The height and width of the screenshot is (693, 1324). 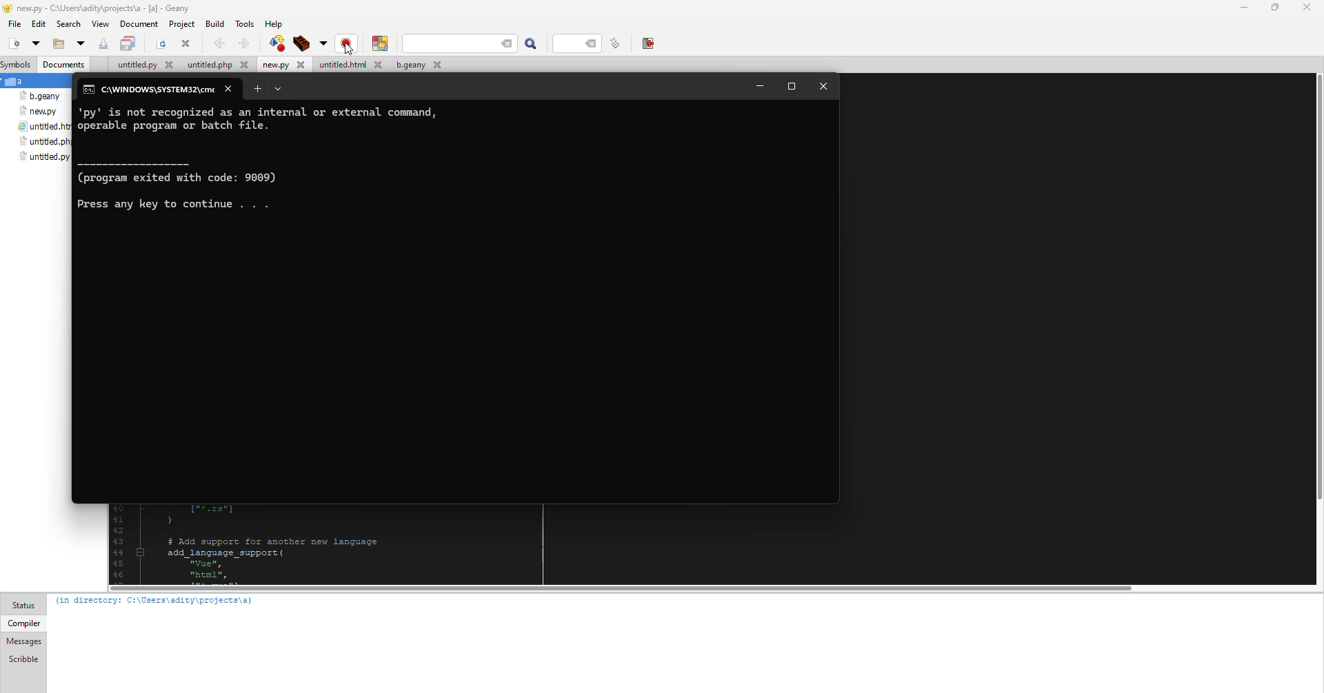 What do you see at coordinates (42, 97) in the screenshot?
I see `file` at bounding box center [42, 97].